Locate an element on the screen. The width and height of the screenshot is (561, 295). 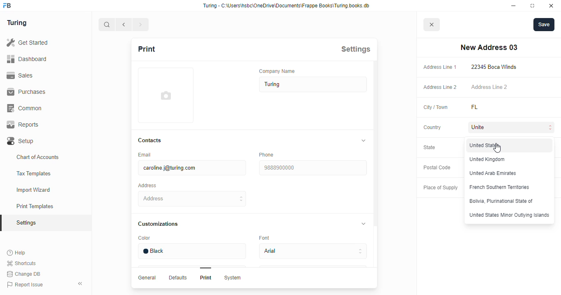
united states is located at coordinates (486, 145).